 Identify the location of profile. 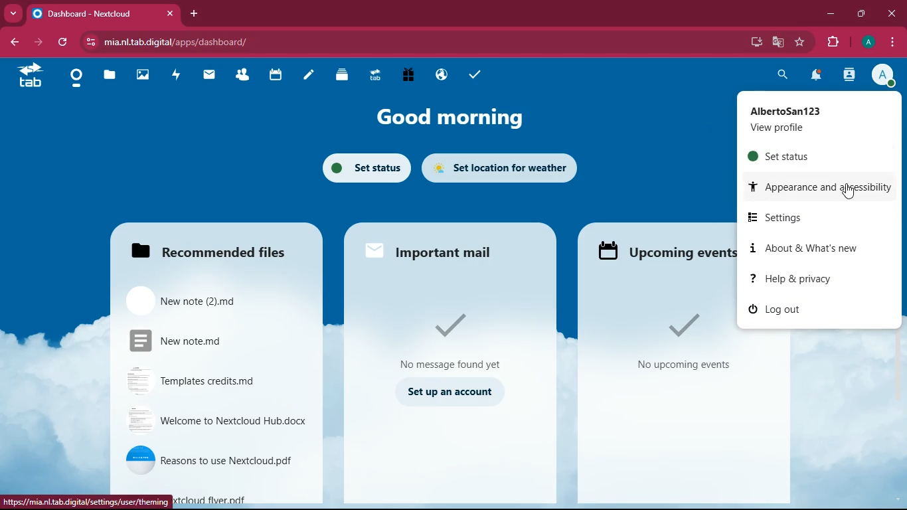
(880, 74).